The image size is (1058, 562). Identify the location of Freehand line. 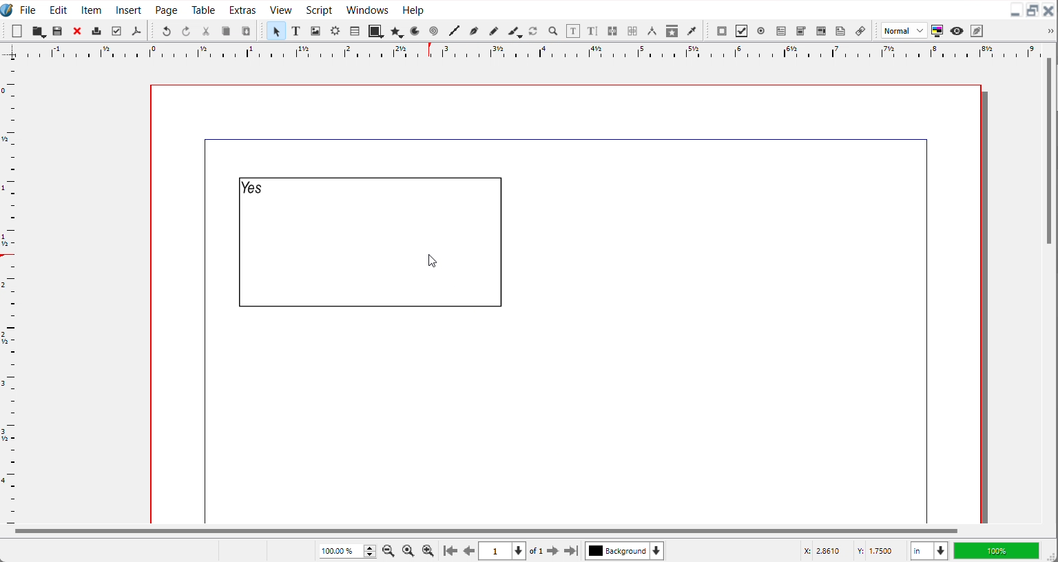
(492, 30).